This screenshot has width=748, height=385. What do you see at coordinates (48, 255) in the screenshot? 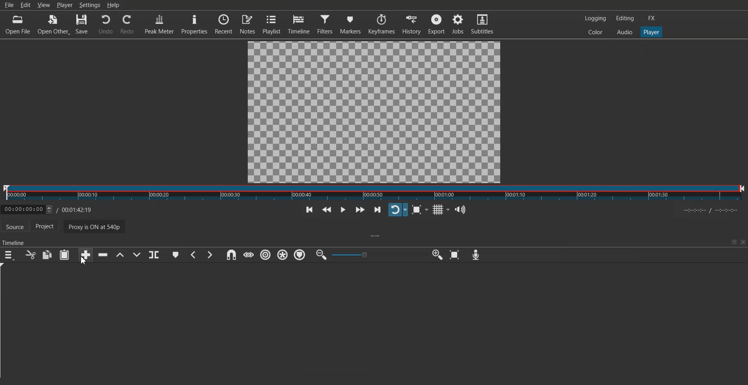
I see `Copy` at bounding box center [48, 255].